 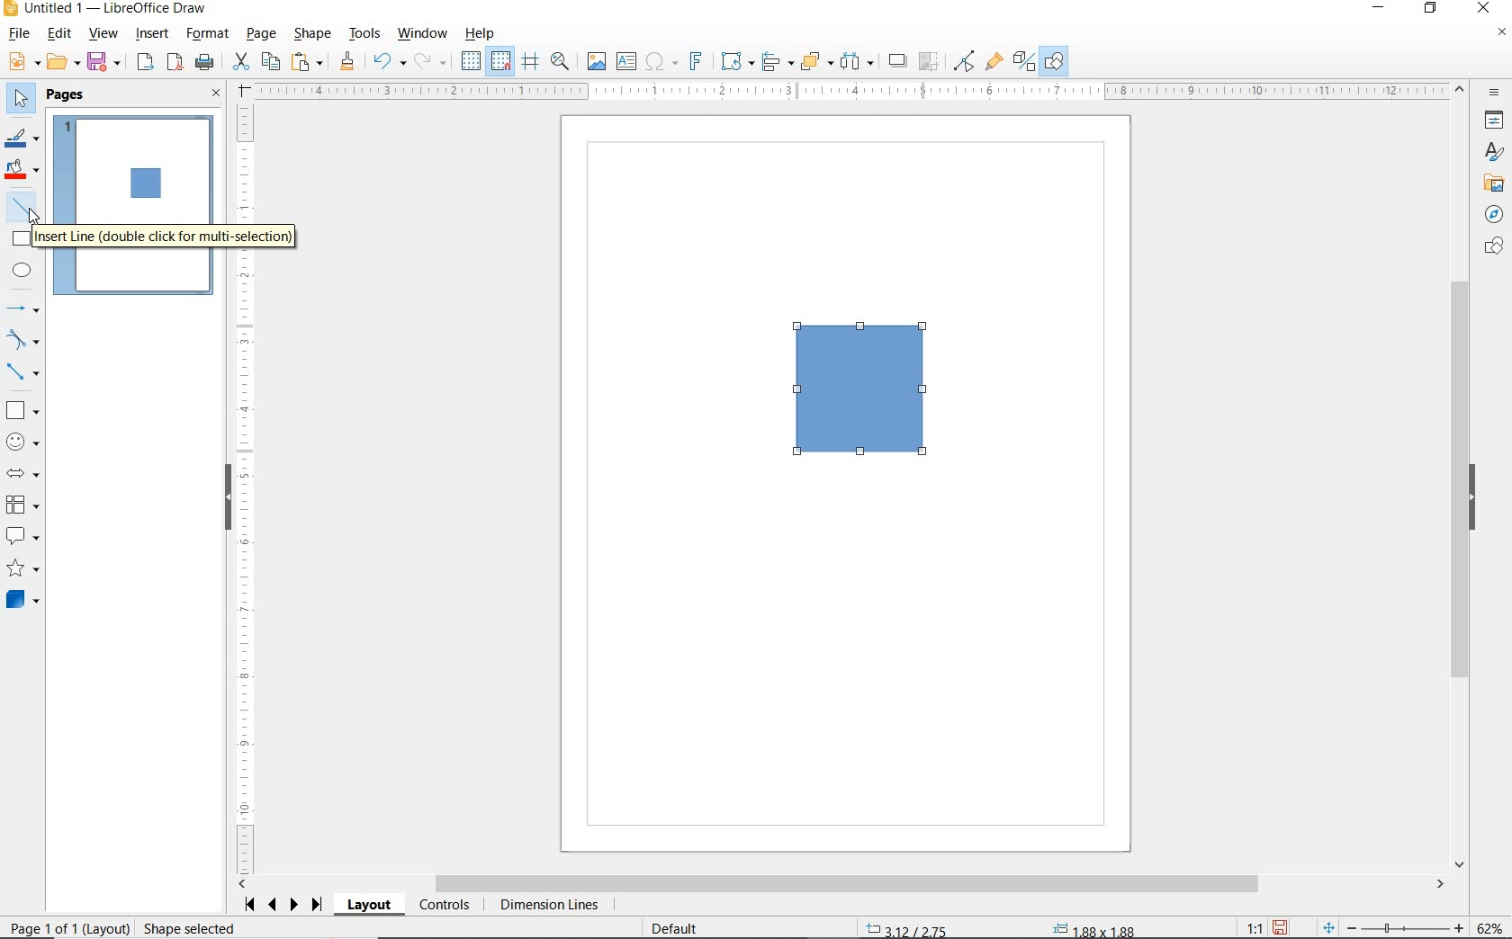 I want to click on PASTE, so click(x=307, y=62).